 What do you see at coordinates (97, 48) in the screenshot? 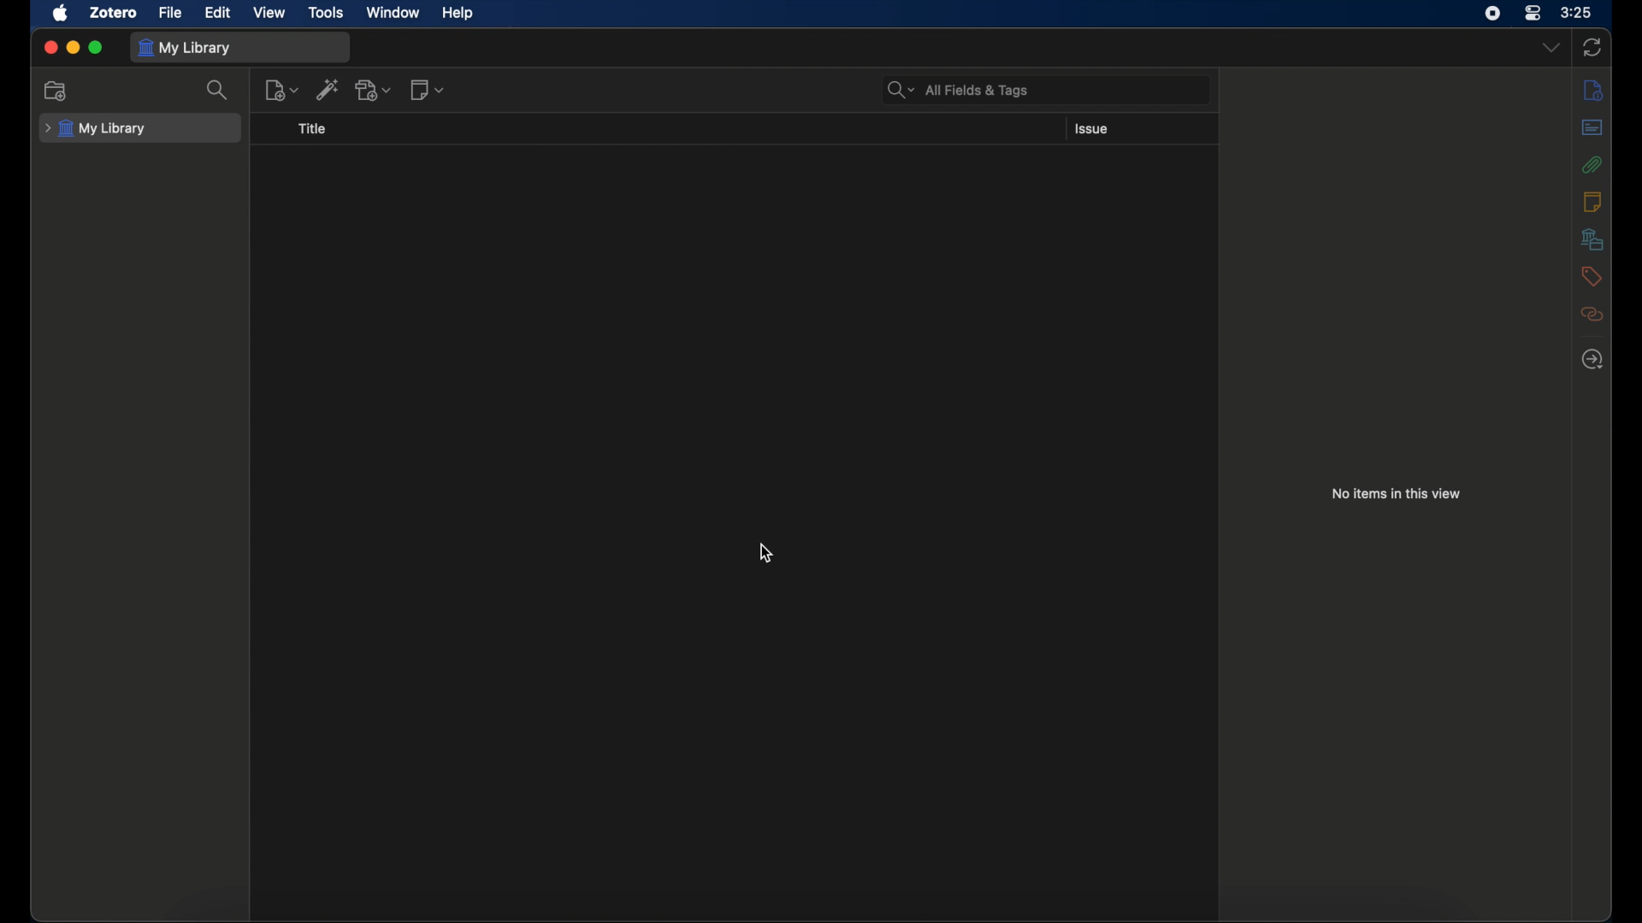
I see `maximize` at bounding box center [97, 48].